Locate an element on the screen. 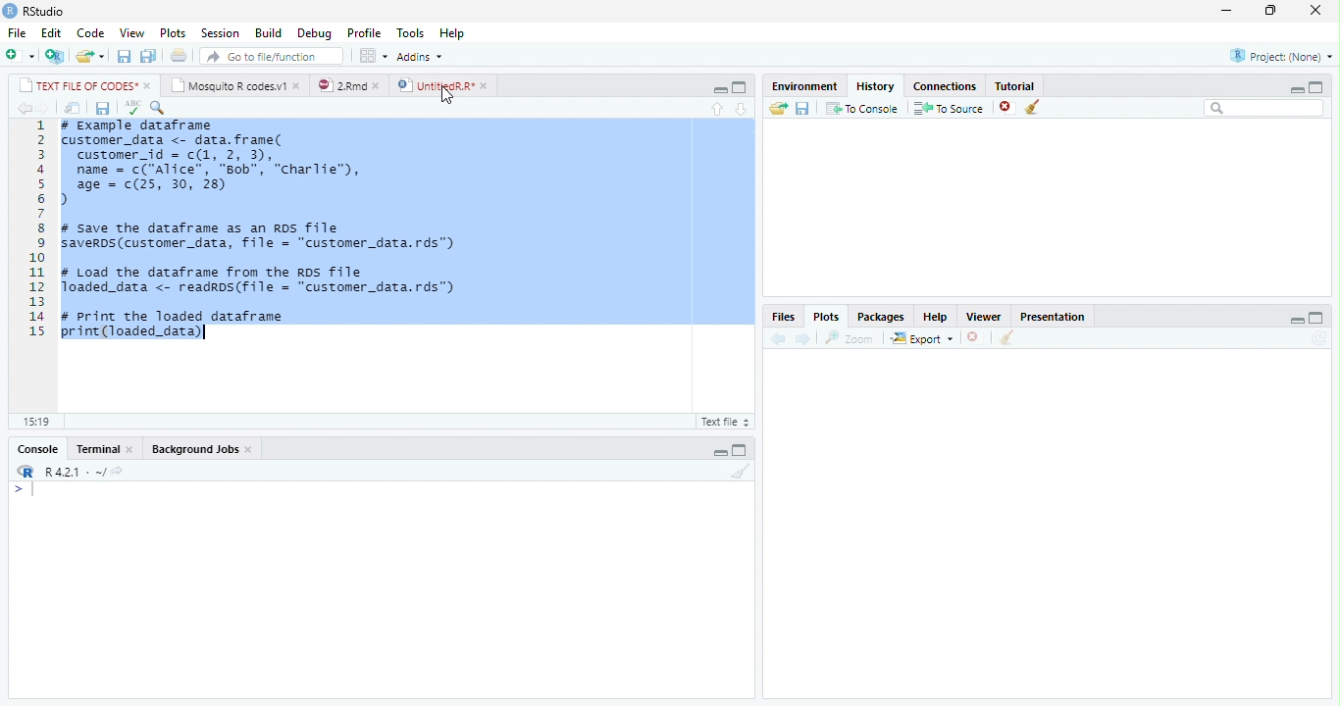 This screenshot has width=1340, height=706. search is located at coordinates (1264, 108).